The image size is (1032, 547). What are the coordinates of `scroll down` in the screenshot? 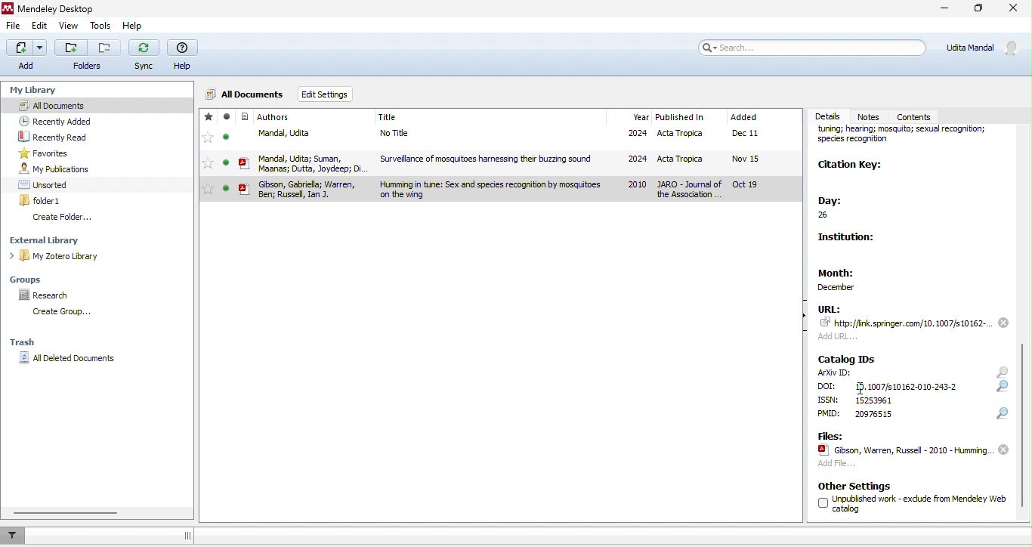 It's located at (1023, 424).